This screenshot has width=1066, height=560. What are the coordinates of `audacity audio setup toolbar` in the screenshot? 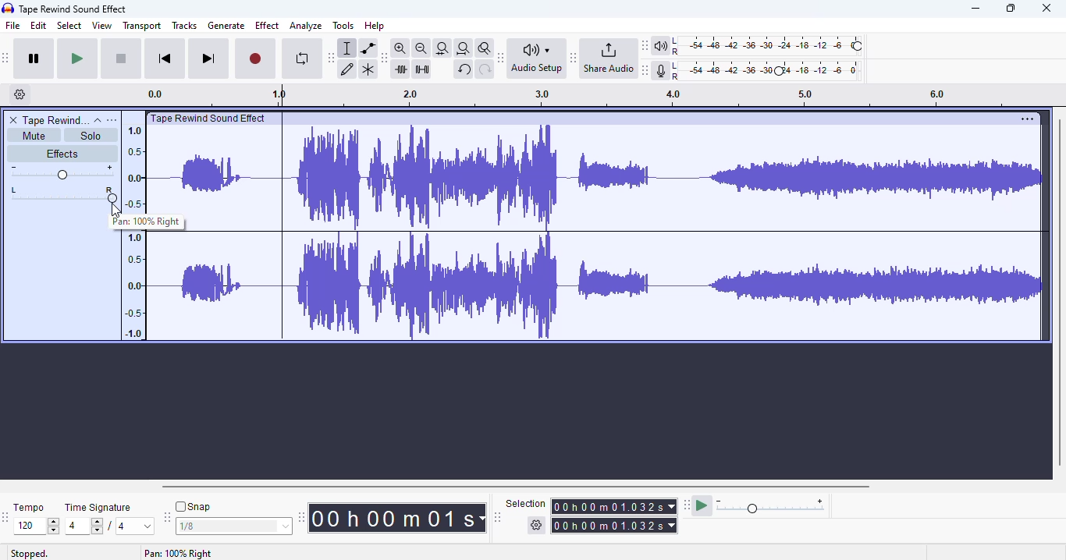 It's located at (501, 58).